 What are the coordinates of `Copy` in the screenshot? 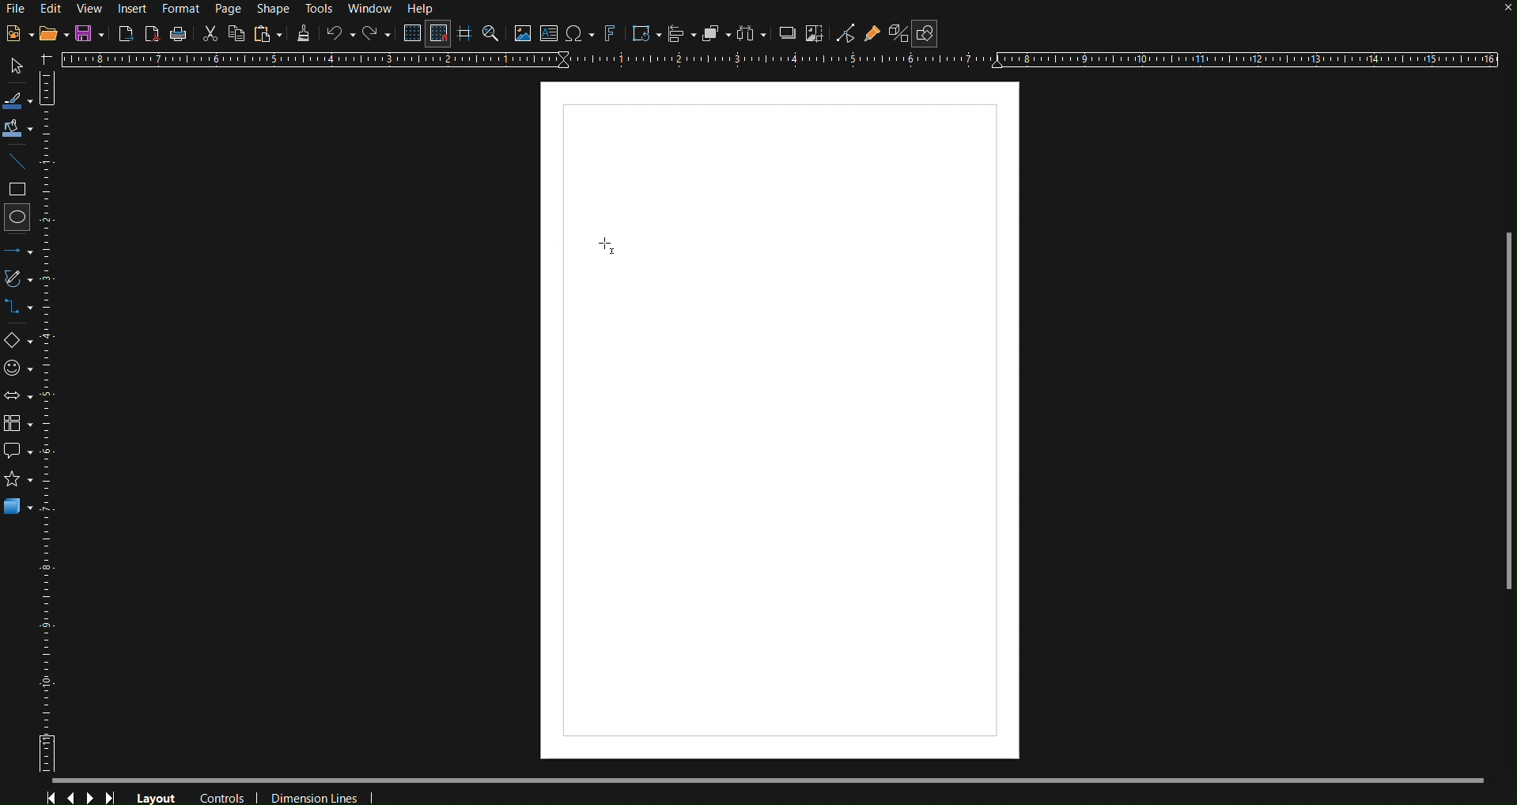 It's located at (236, 33).